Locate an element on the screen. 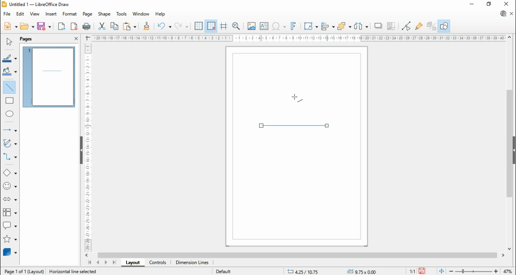  print is located at coordinates (88, 27).